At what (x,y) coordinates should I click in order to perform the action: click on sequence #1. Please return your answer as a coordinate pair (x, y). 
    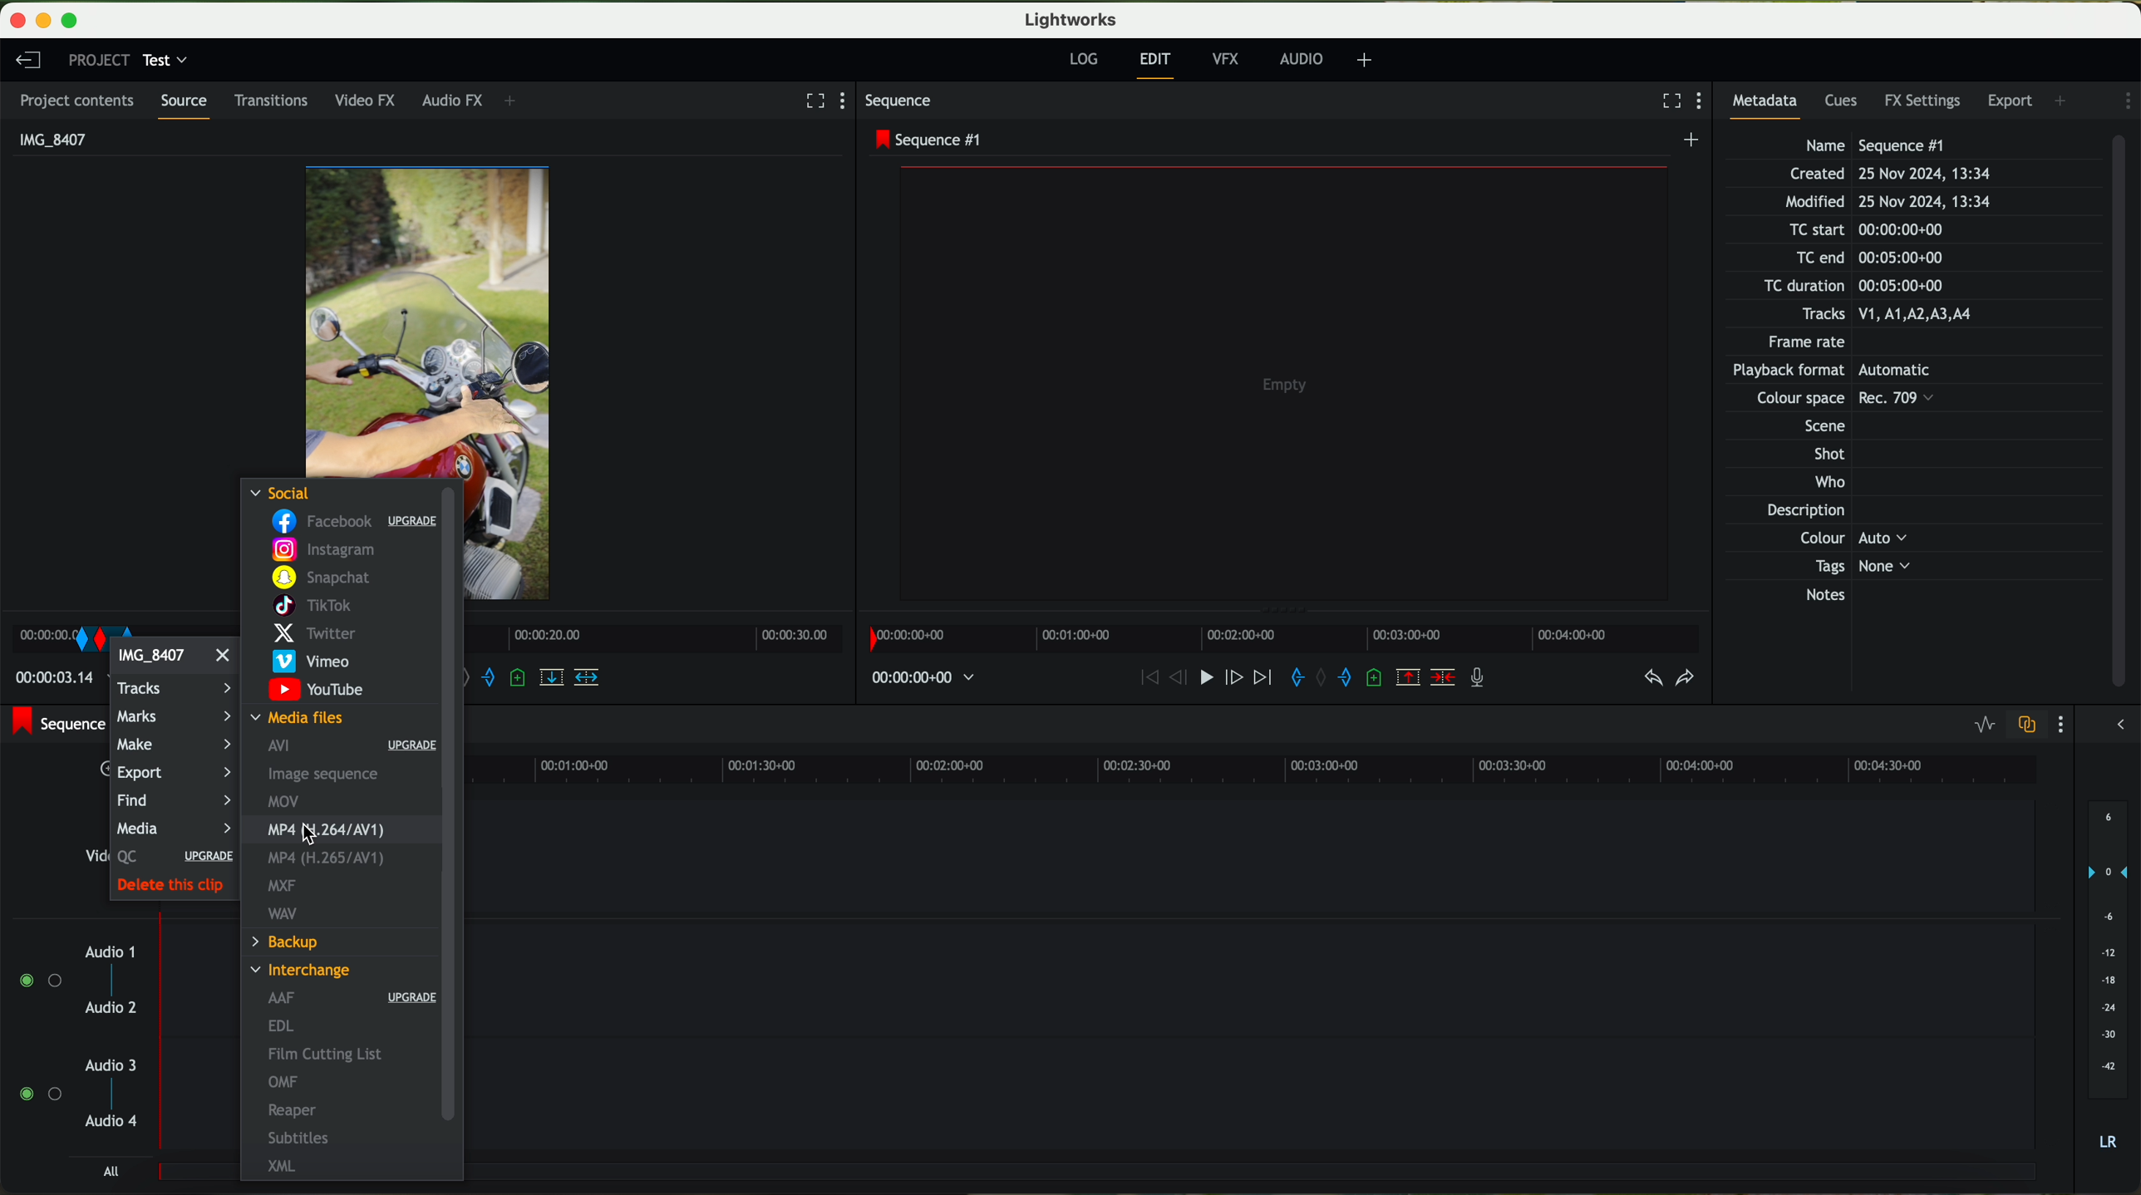
    Looking at the image, I should click on (928, 140).